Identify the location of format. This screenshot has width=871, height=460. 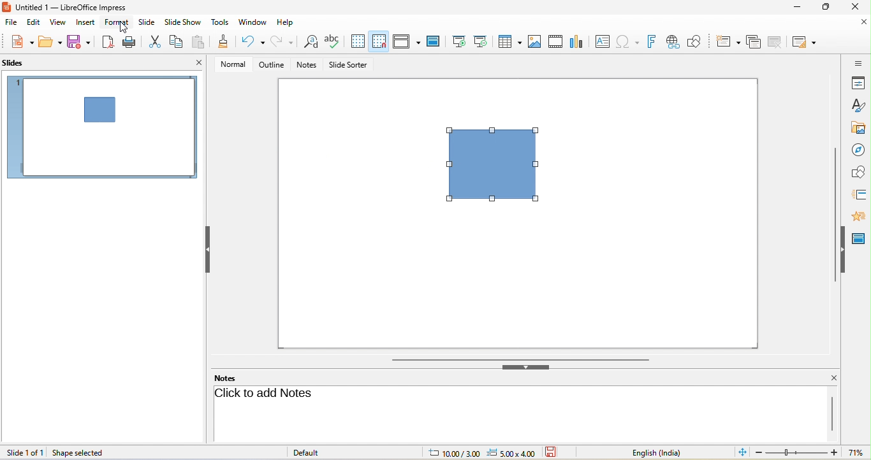
(119, 22).